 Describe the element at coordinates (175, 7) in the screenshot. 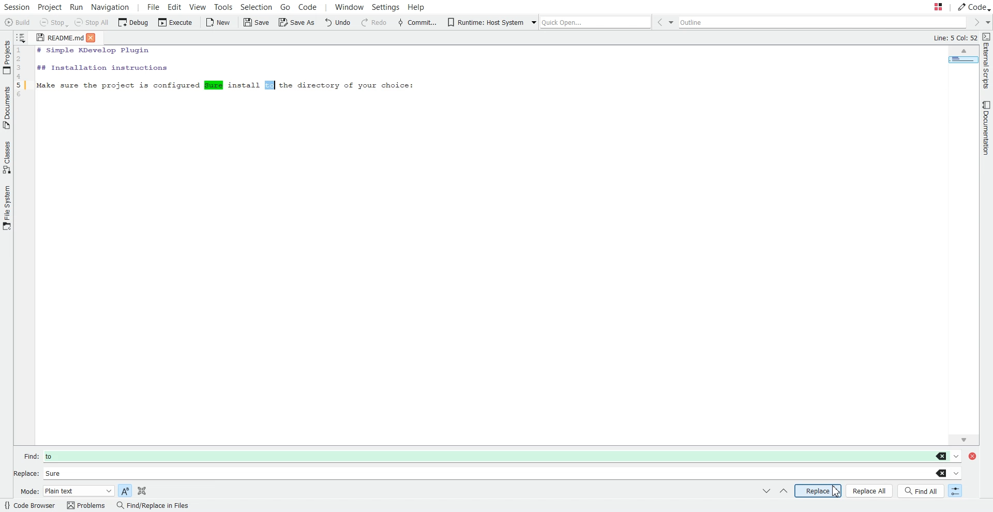

I see `Edit` at that location.